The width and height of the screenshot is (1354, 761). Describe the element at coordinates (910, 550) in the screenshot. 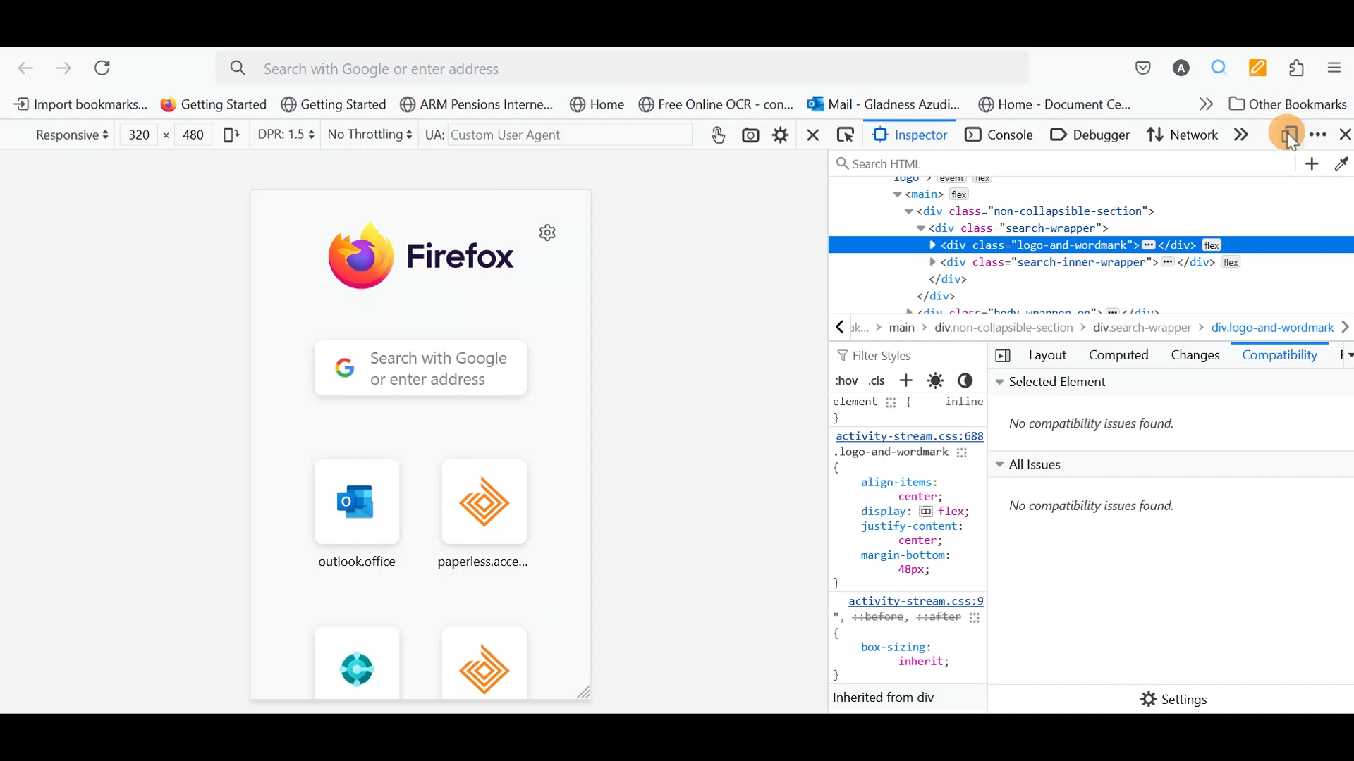

I see `HTML code` at that location.